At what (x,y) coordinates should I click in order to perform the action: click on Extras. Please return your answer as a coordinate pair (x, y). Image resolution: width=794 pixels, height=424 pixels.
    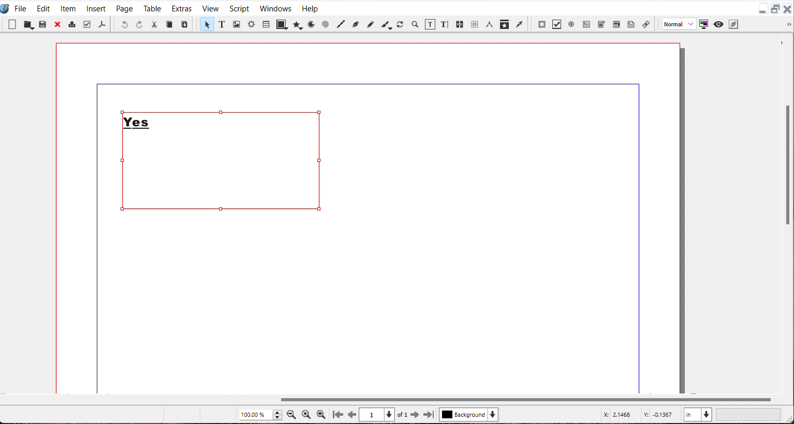
    Looking at the image, I should click on (182, 8).